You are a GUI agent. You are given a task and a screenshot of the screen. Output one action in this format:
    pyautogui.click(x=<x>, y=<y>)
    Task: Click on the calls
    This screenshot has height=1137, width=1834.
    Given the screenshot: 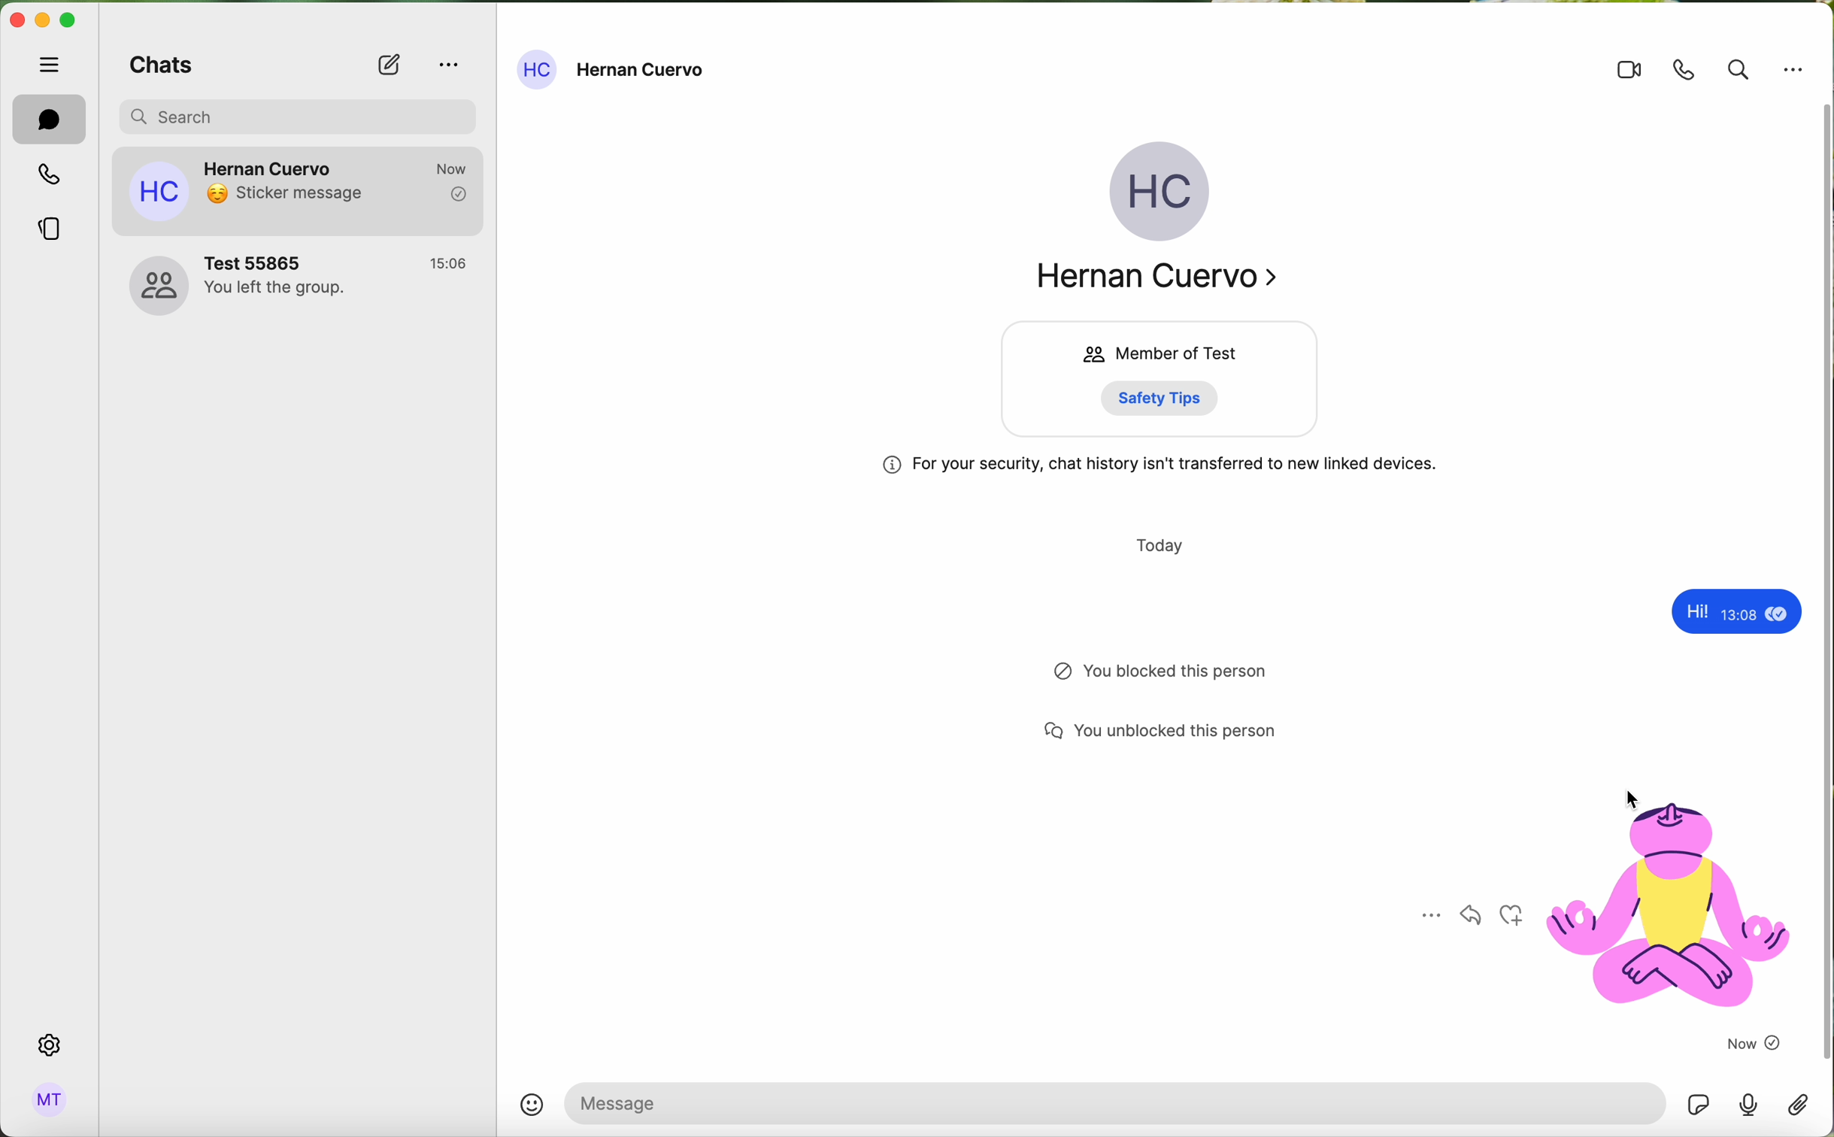 What is the action you would take?
    pyautogui.click(x=47, y=177)
    